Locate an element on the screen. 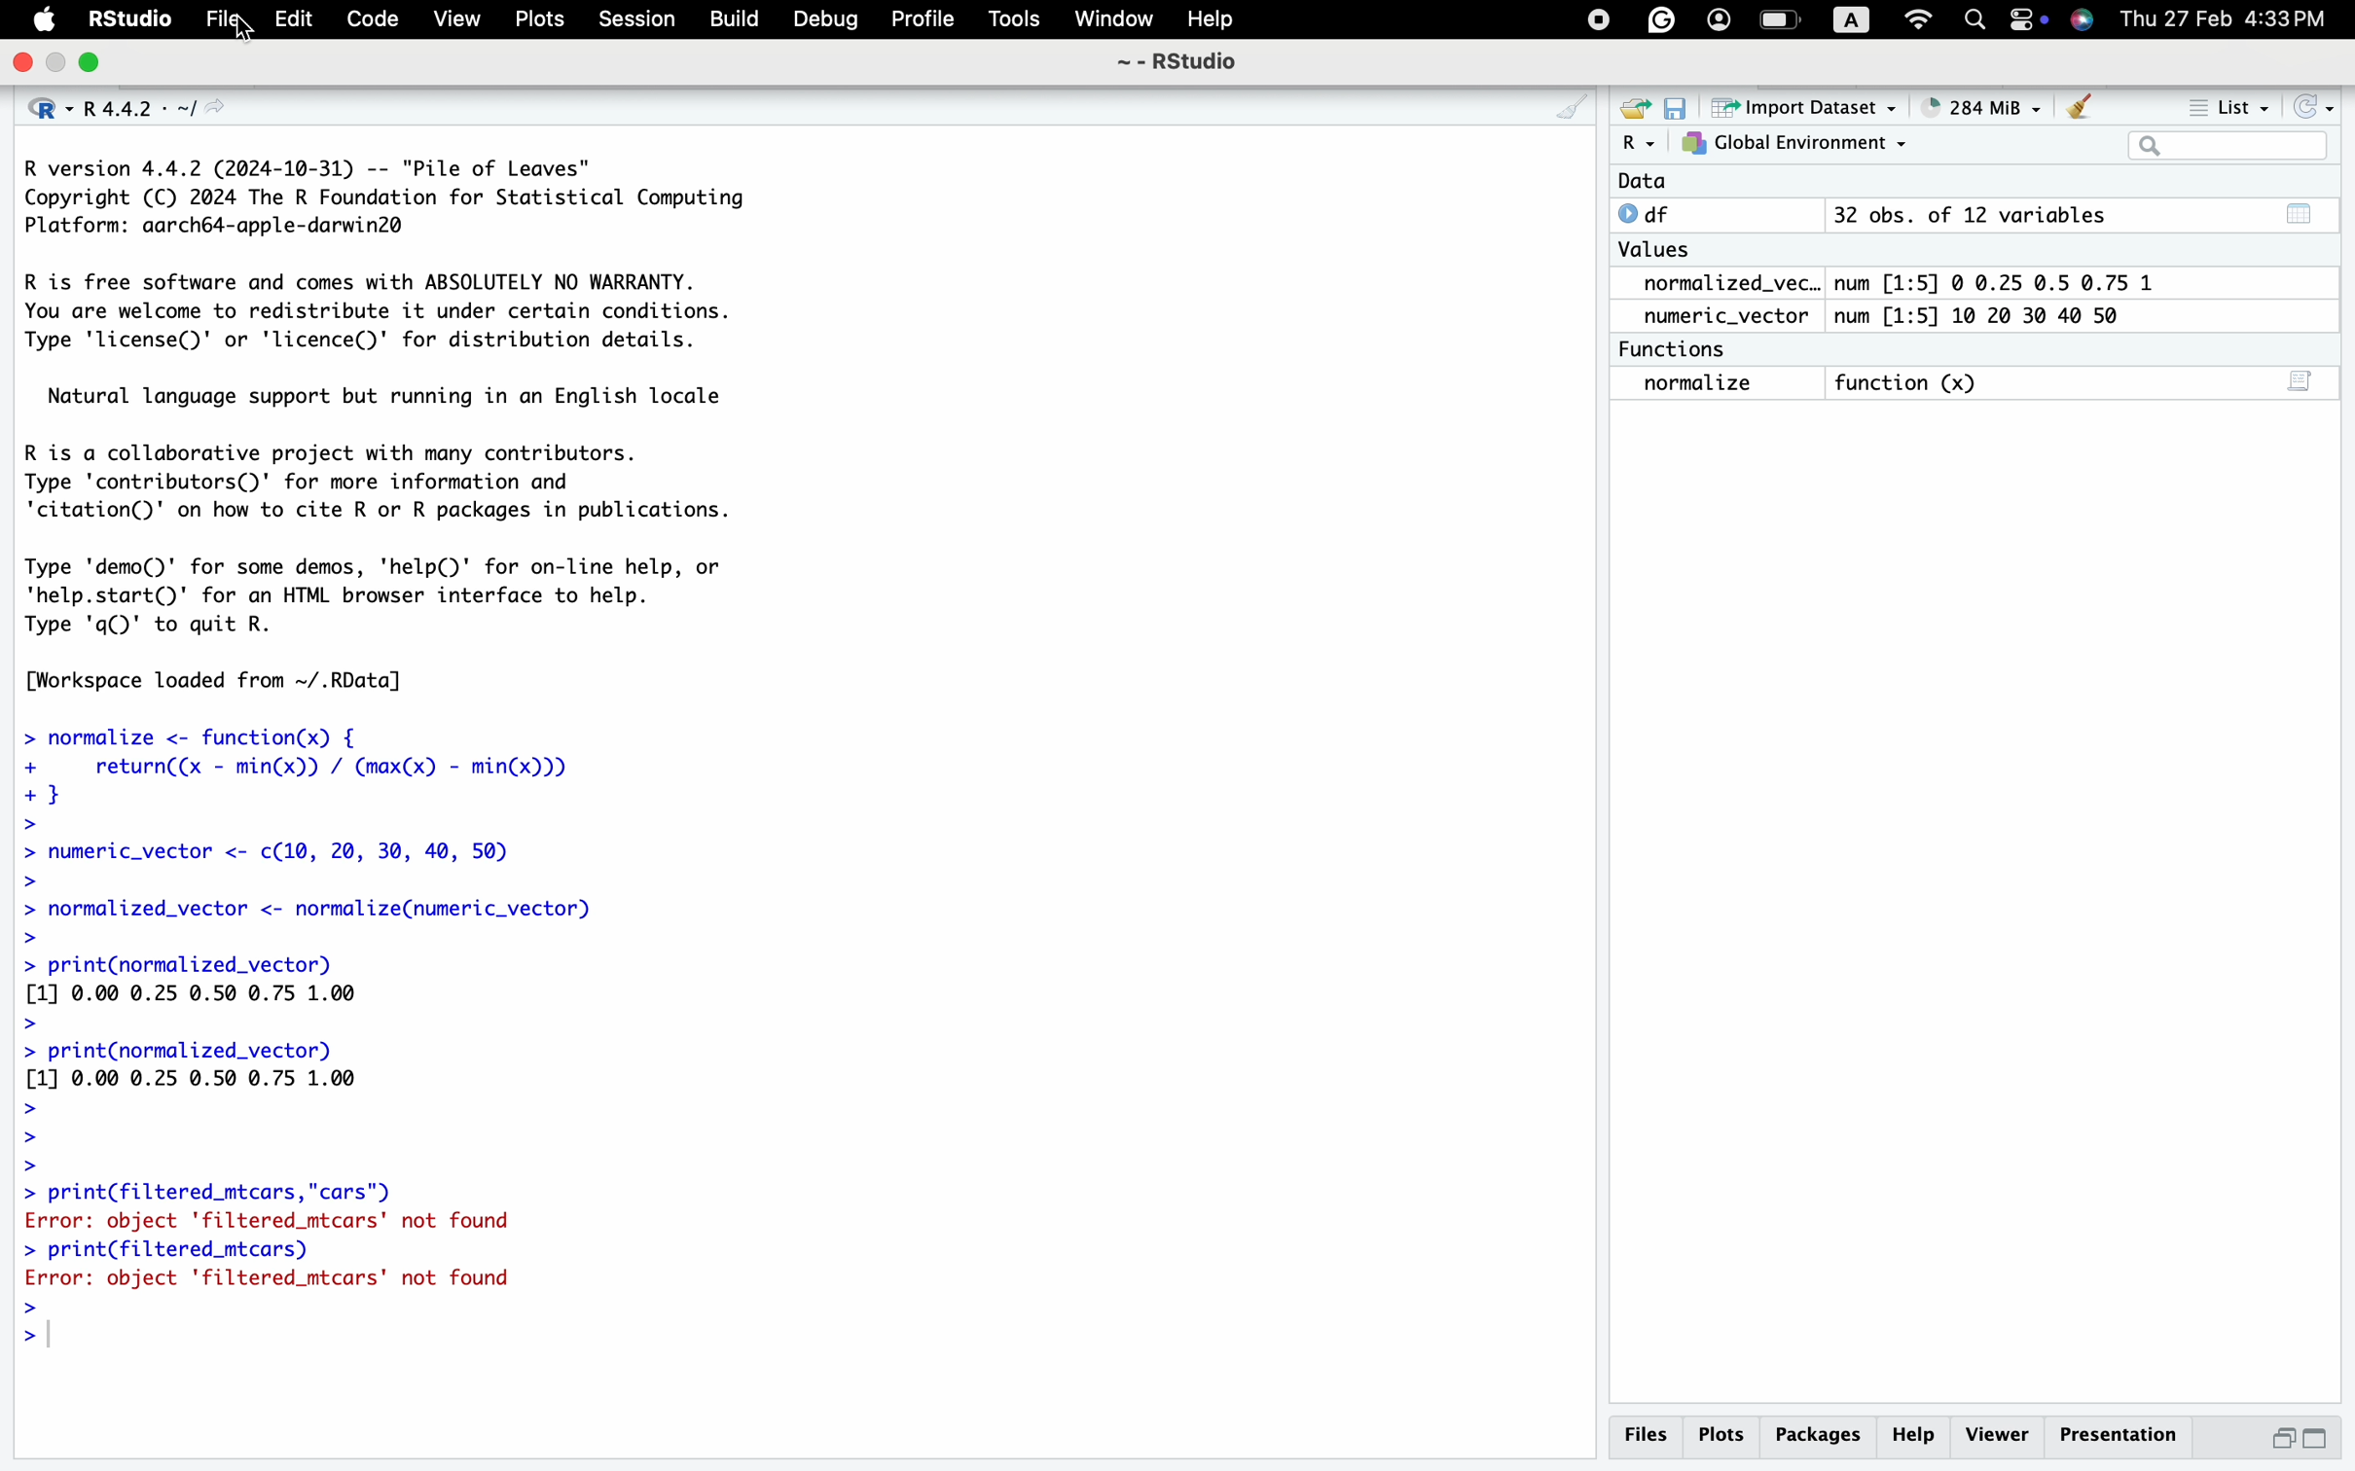  R version 4.4.2 (2024-10-31) -- "Pile of Leaves"

Copyright (C) 2024 The R Foundation for Statistical Computing

Platform: aarch64-apple-darwin2@

R is free software and comes with ABSOLUTELY NO WARRANTY.

You are welcome to redistribute it under certain conditions.

Type 'license()' or 'licence()' for distribution details.
Natural language support but running in an English locale

R is a collaborative project with many contributors.

Type 'contributors()' for more information and

'citation()' on how to cite R or R packages in publications.

Type 'demo()' for some demos, 'help(D)' for on-line help, or

'help.start()' for an HTML browser interface to help.

Type 'q()' to quit R.

[Workspace loaded from ~/.RData]

> normalize <- function(x) {

+ return((x - min(x)) / (max(x) - min(x)))

+}

>

> numeric_vector <- c(10, 20, 30, 40, 50)

>

> normalized_vector <- normalize(numeric_vector)

>

> print(normalized_vector)

[1] 0.00 0.25 0.50 0.75 1.00

>

> print(normalized_vector)

[1] 0.00 0.25 0.50 0.75 1.00

>

>

>

> print(filtered_mtcars,"cars")

Error: object 'filtered_mtcars' not found

> print(filtered_mtcars)

Error: object 'filtered_mtcars' not found

>

> is located at coordinates (446, 759).